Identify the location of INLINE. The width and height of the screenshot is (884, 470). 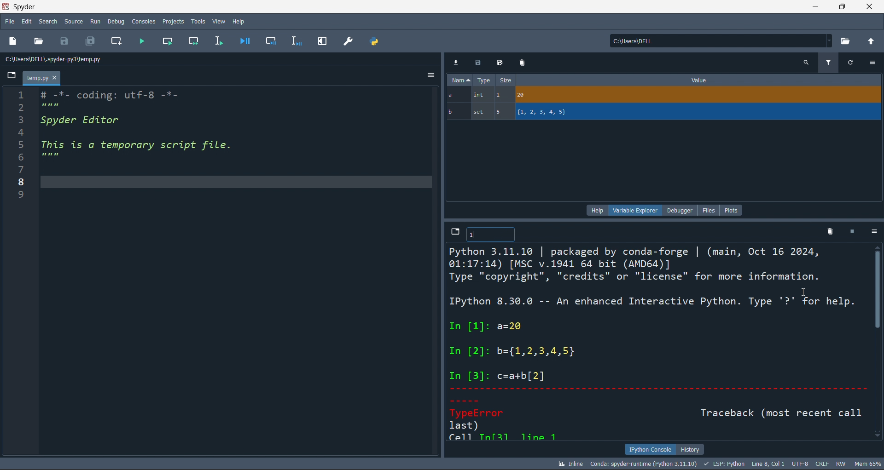
(569, 463).